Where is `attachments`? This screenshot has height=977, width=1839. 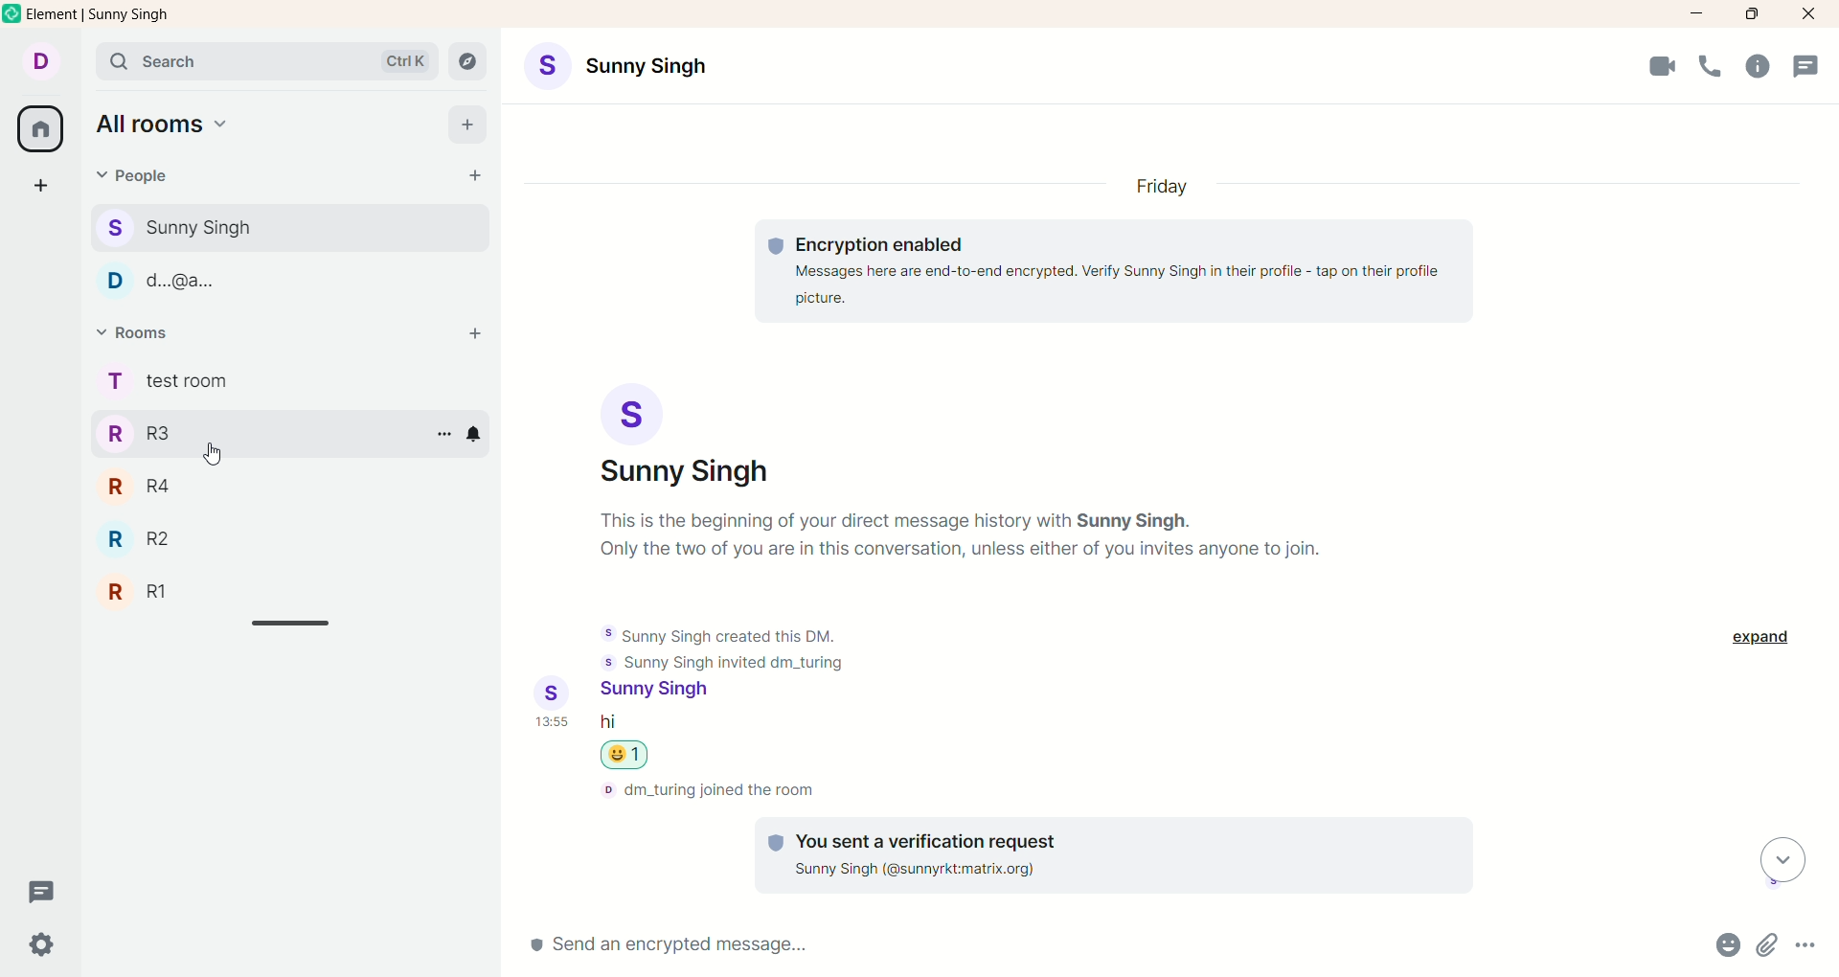 attachments is located at coordinates (1769, 946).